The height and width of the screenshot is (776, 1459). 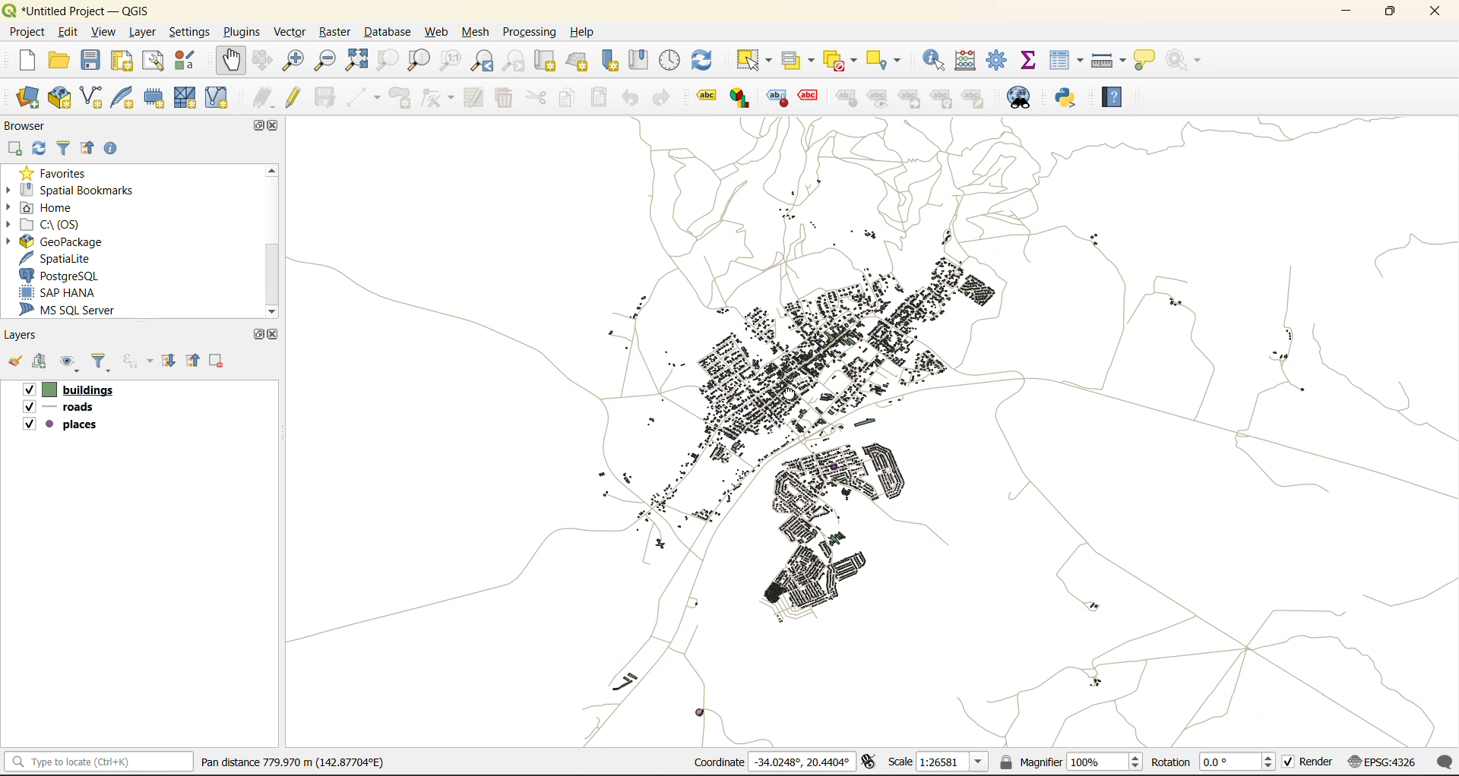 What do you see at coordinates (1350, 14) in the screenshot?
I see `minimize` at bounding box center [1350, 14].